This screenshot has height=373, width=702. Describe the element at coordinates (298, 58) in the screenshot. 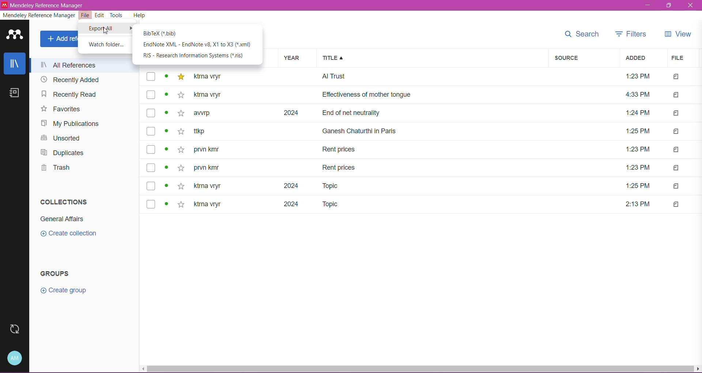

I see `Year` at that location.